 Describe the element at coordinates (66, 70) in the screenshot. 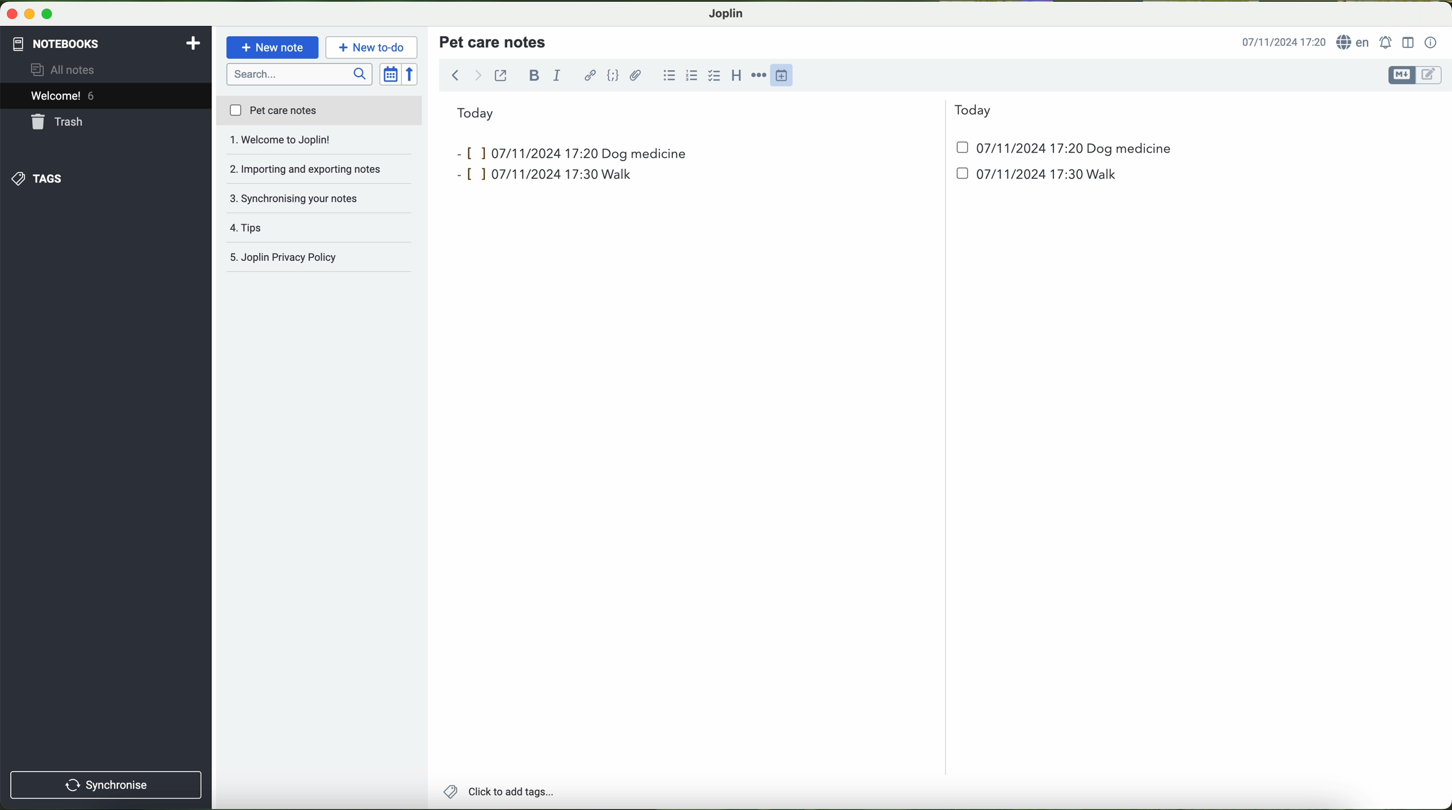

I see `all notes` at that location.